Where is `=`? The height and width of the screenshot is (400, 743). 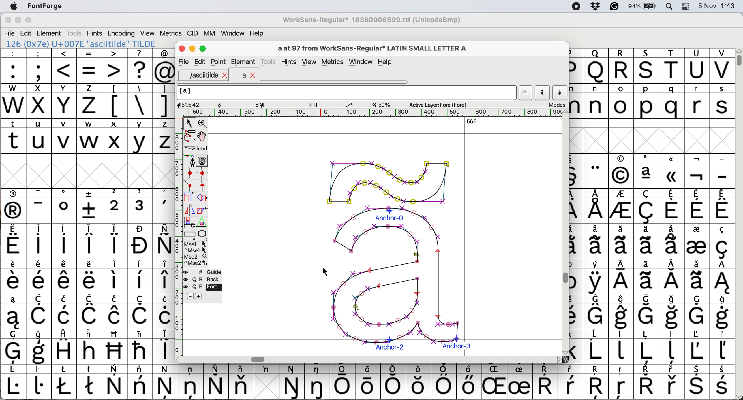
= is located at coordinates (90, 66).